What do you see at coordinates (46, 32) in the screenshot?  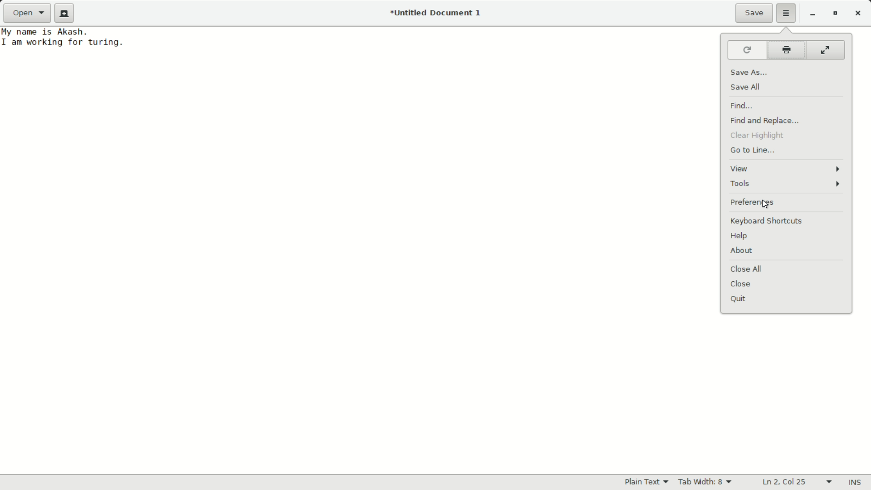 I see `My name is Akash.` at bounding box center [46, 32].